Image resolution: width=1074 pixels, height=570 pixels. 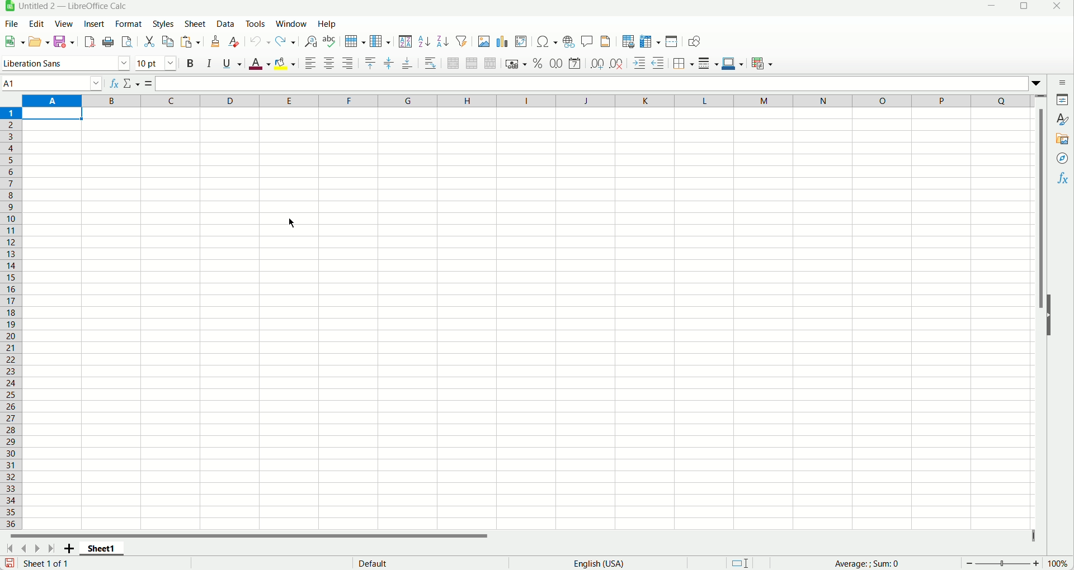 What do you see at coordinates (1058, 9) in the screenshot?
I see `Close` at bounding box center [1058, 9].